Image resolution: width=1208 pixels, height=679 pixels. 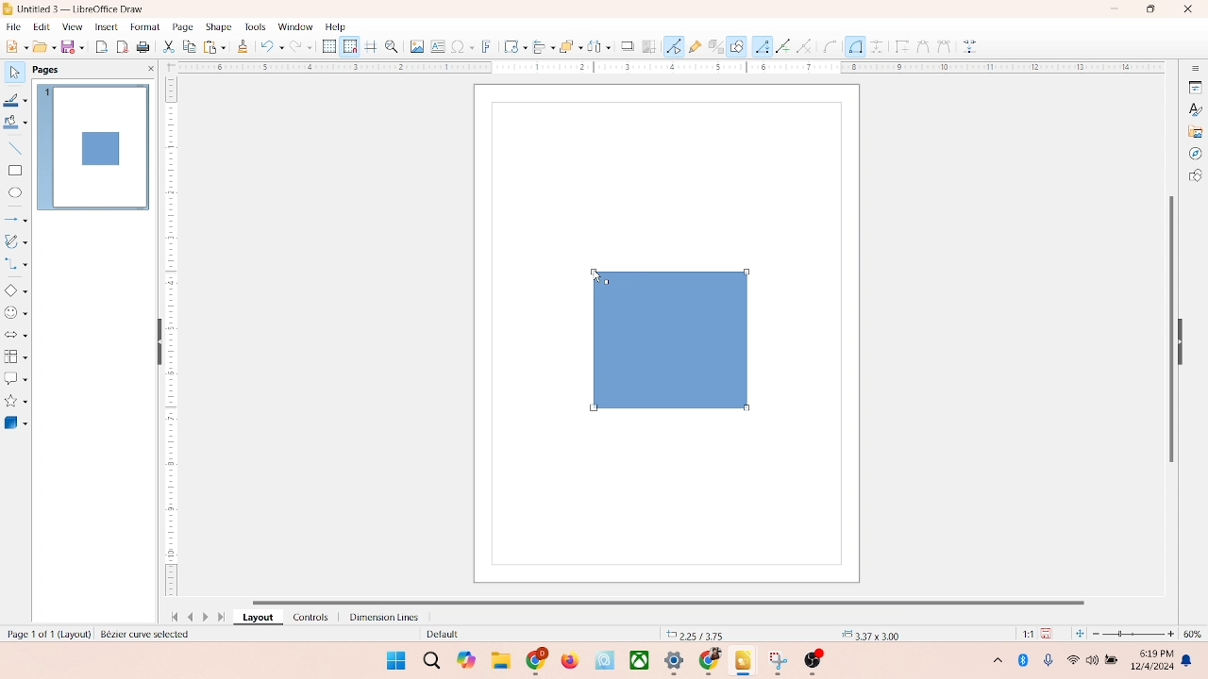 What do you see at coordinates (15, 170) in the screenshot?
I see `rectangle` at bounding box center [15, 170].